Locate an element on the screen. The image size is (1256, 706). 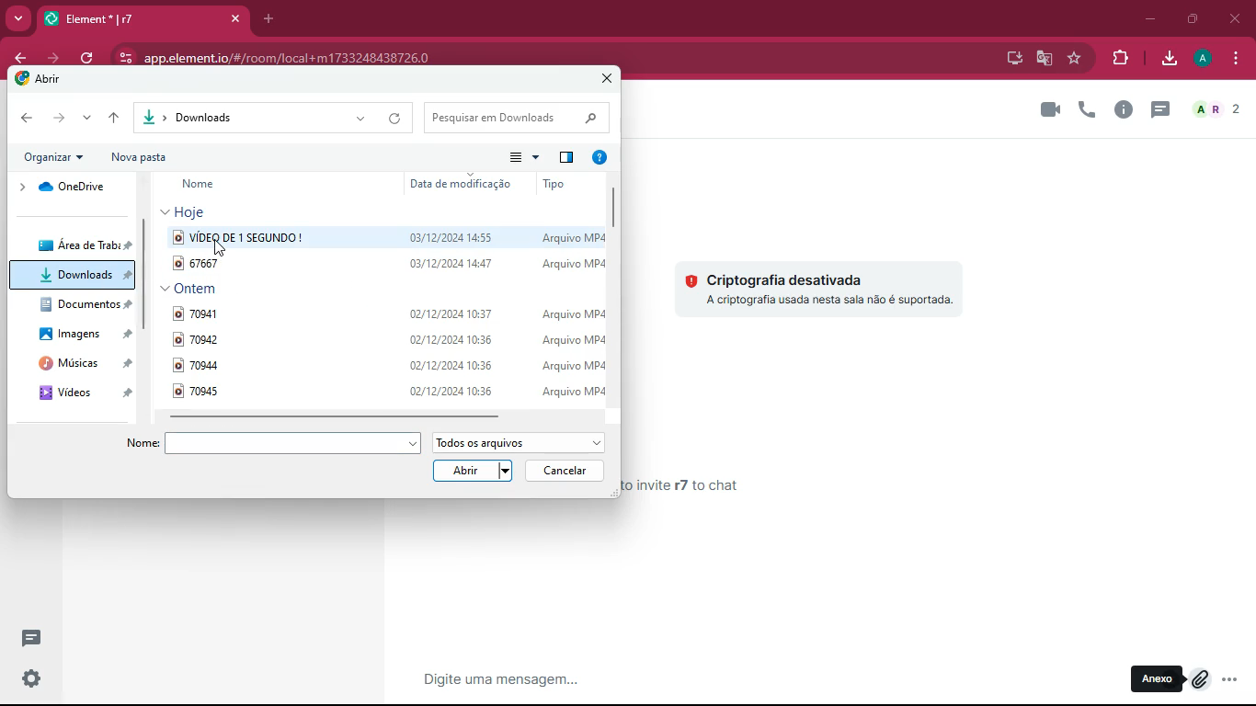
onedrive is located at coordinates (73, 187).